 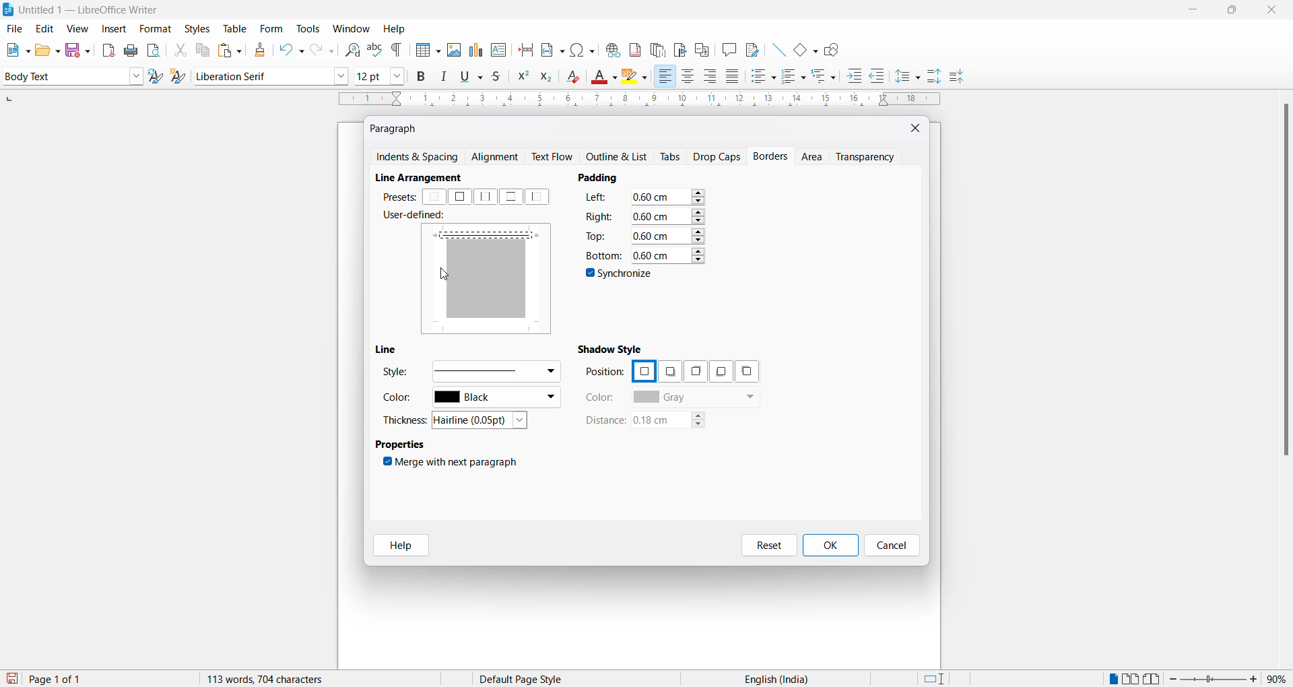 What do you see at coordinates (621, 275) in the screenshot?
I see `synchronize options` at bounding box center [621, 275].